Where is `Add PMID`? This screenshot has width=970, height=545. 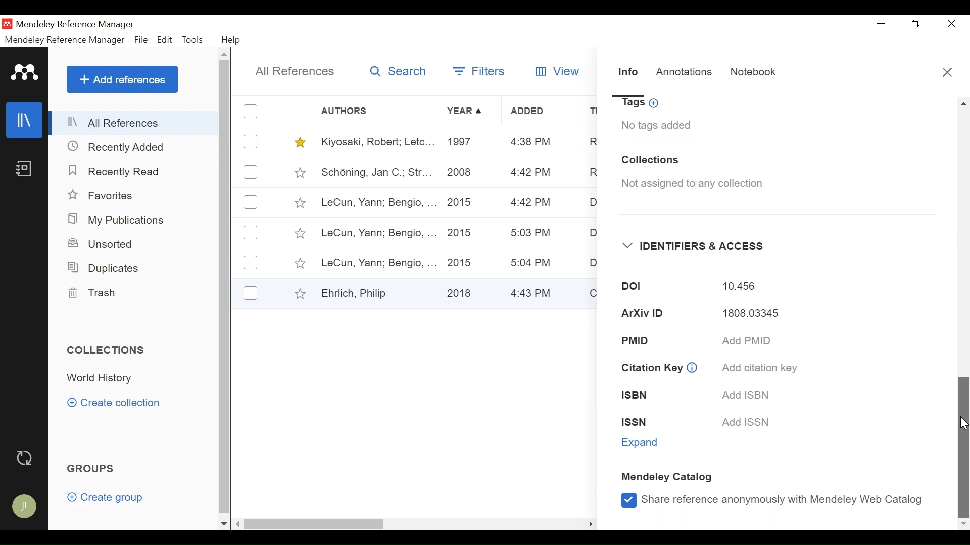 Add PMID is located at coordinates (747, 342).